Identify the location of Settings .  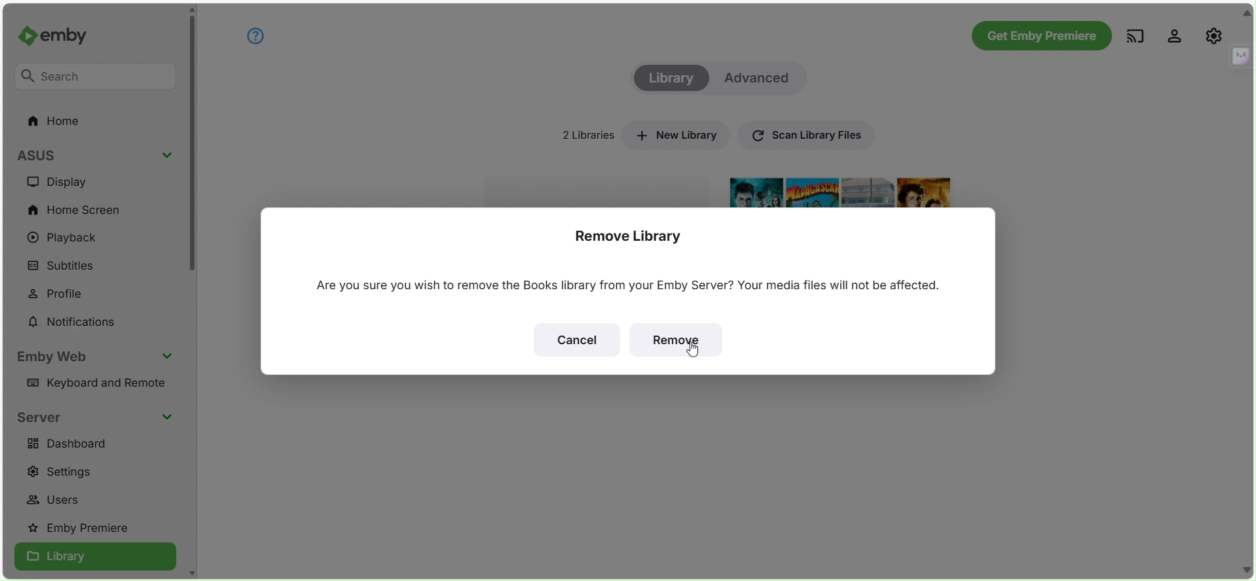
(1175, 35).